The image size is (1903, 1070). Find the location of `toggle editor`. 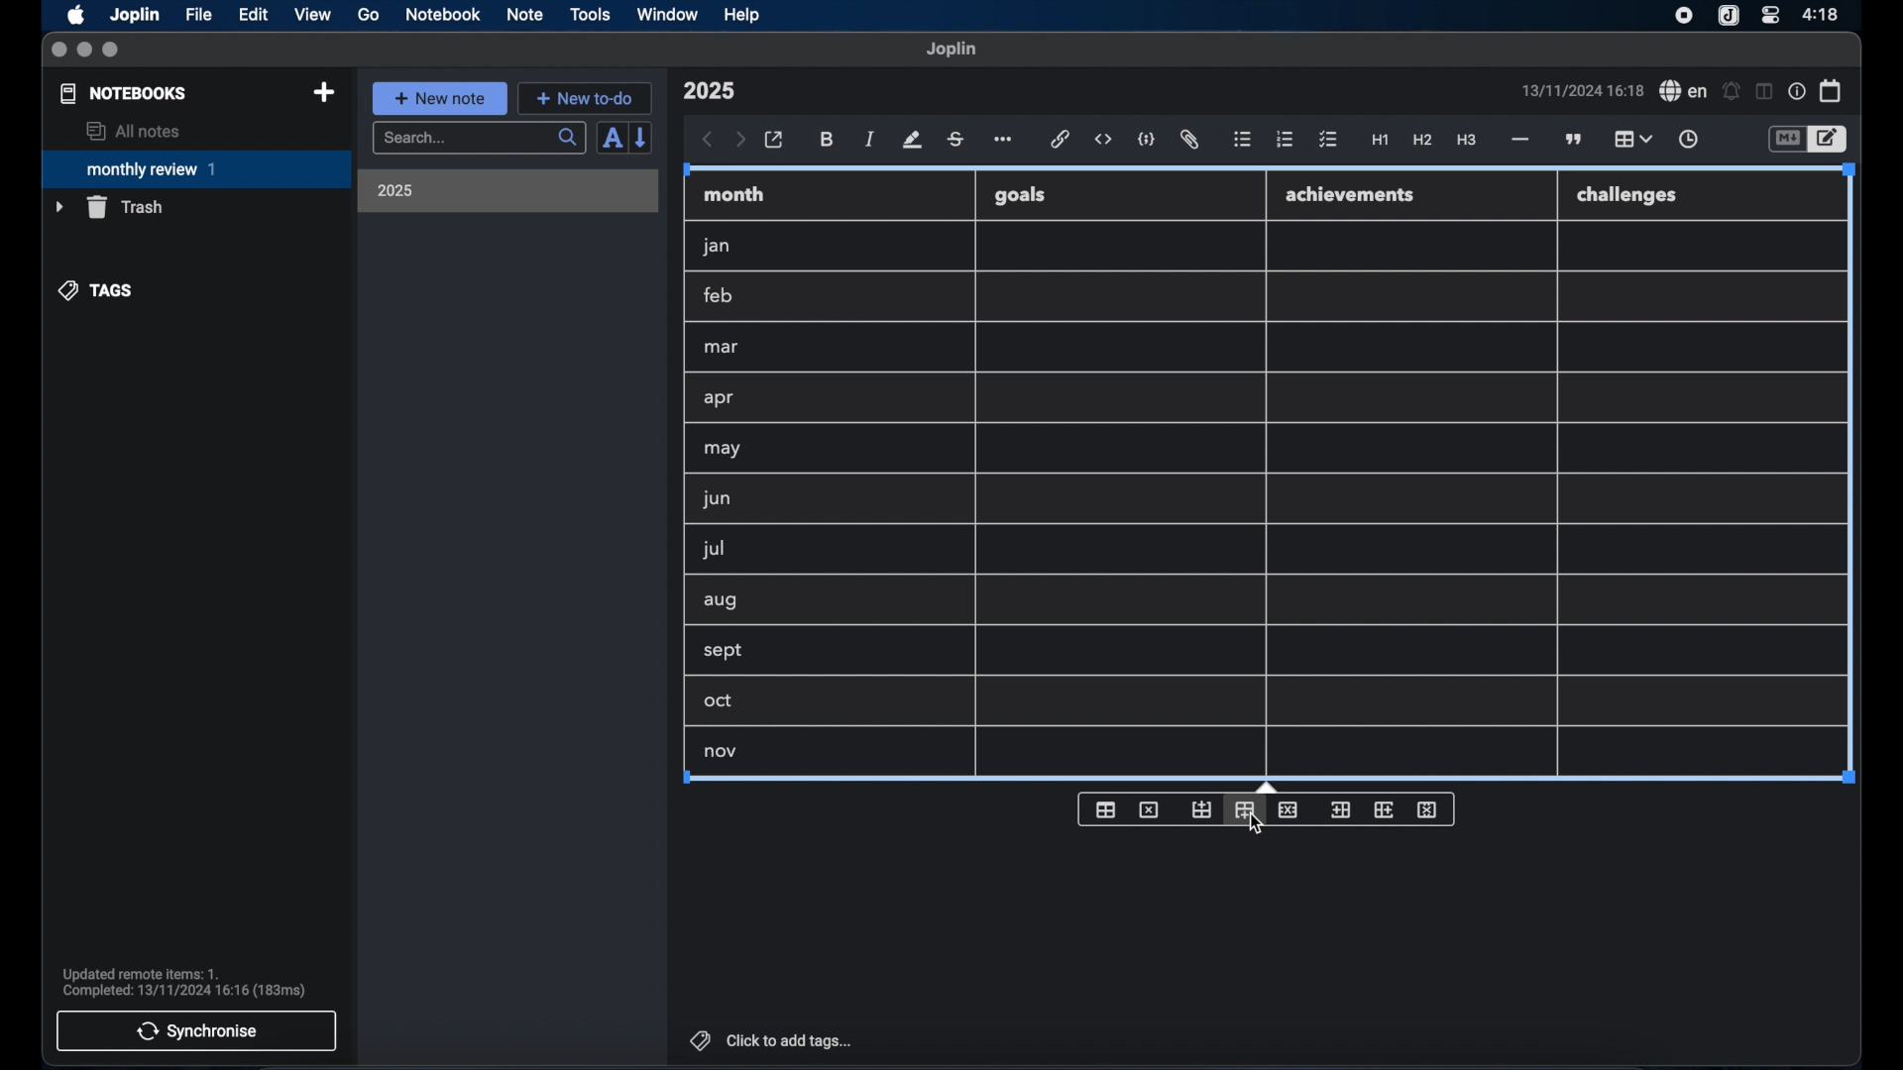

toggle editor is located at coordinates (1831, 140).